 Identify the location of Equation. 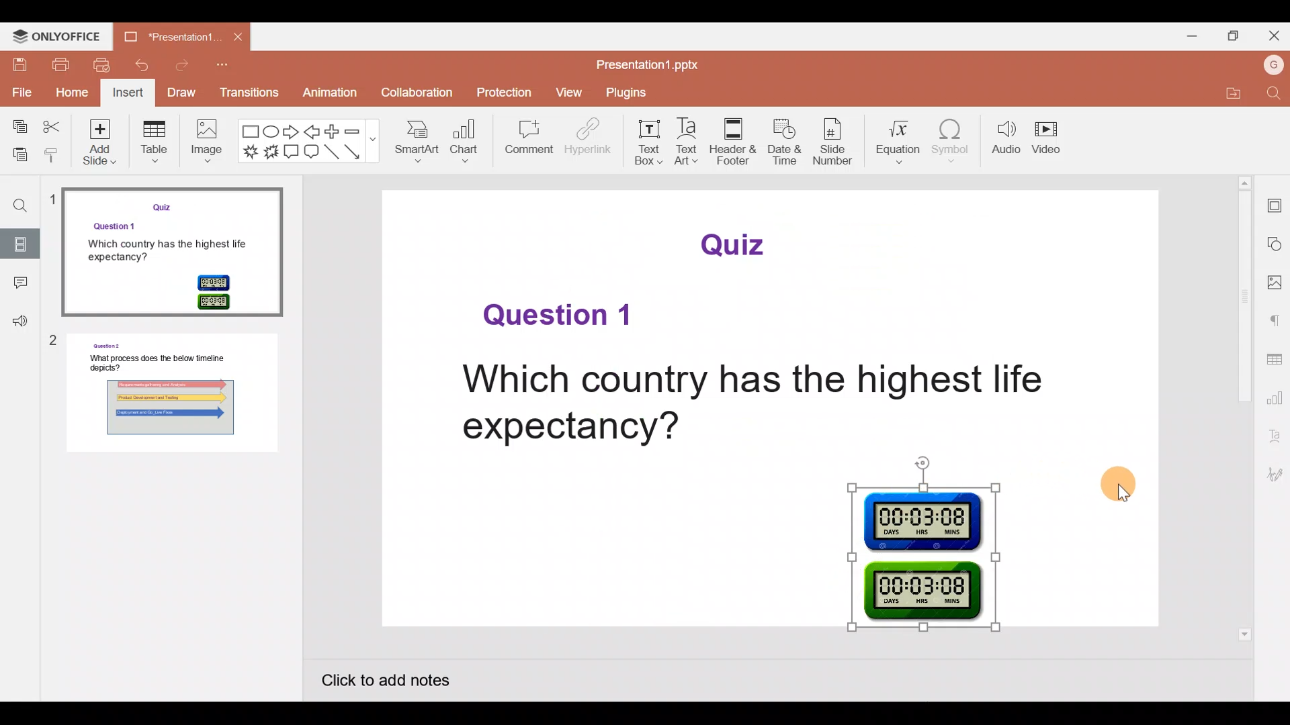
(898, 140).